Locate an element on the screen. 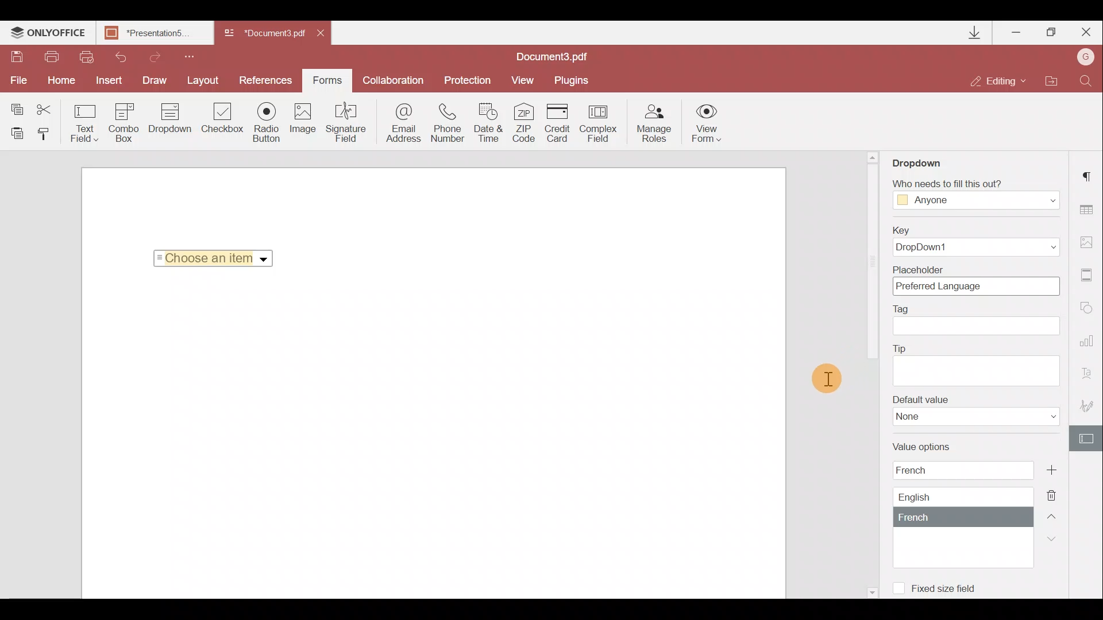 The height and width of the screenshot is (620, 1103). Credit card is located at coordinates (561, 121).